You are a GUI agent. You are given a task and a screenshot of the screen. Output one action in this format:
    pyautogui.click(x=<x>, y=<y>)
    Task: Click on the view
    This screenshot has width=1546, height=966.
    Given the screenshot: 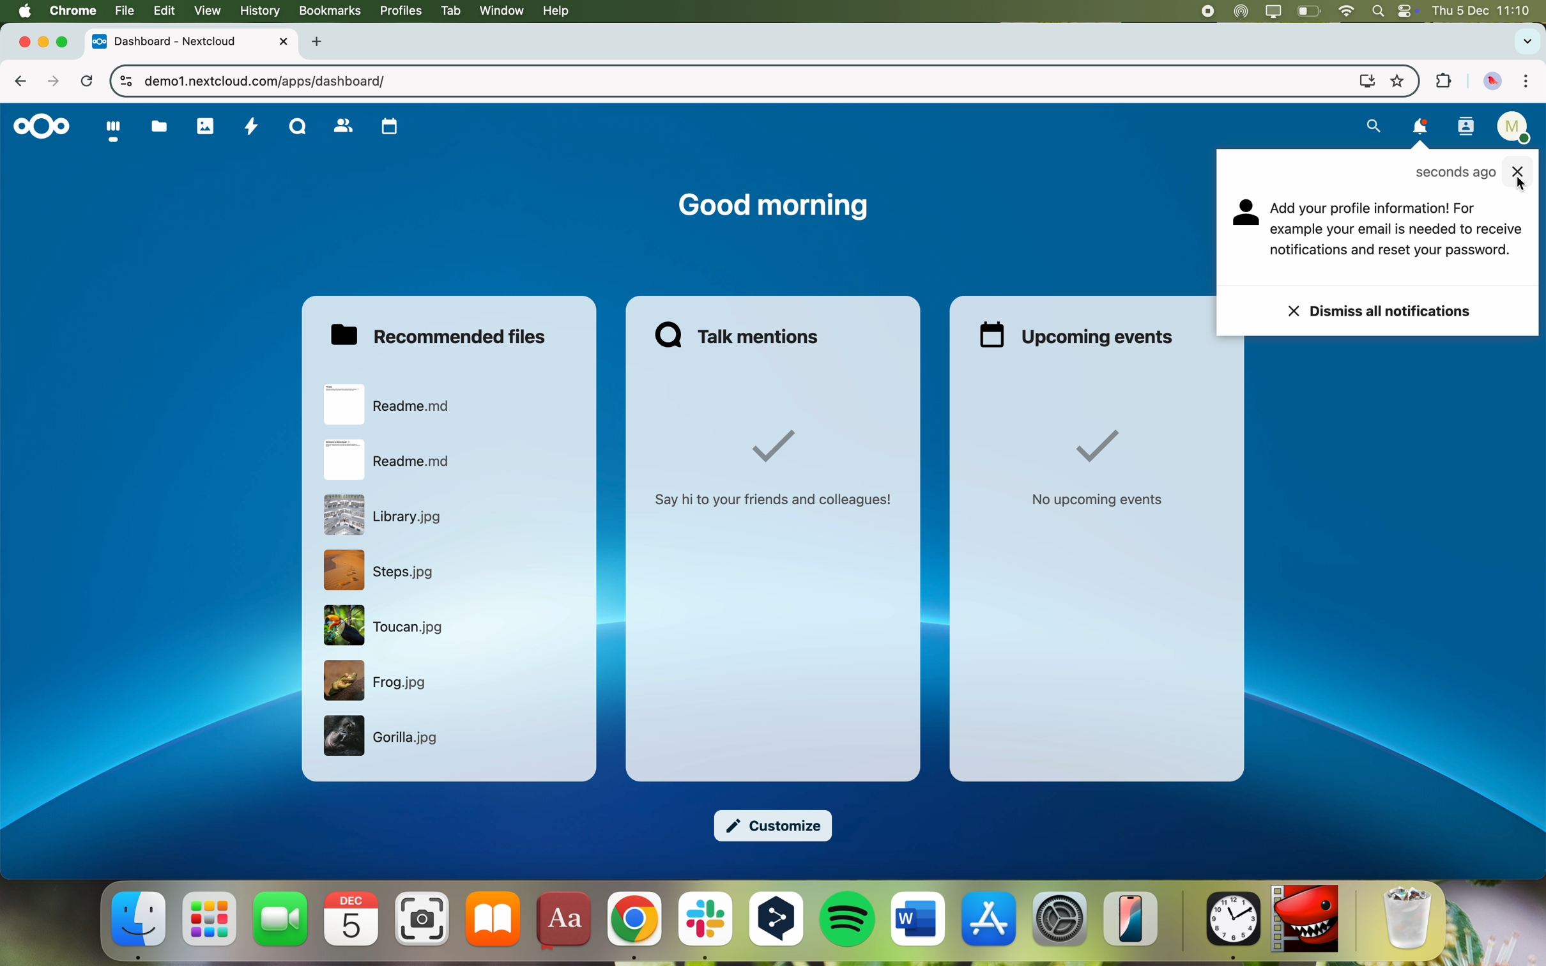 What is the action you would take?
    pyautogui.click(x=207, y=11)
    